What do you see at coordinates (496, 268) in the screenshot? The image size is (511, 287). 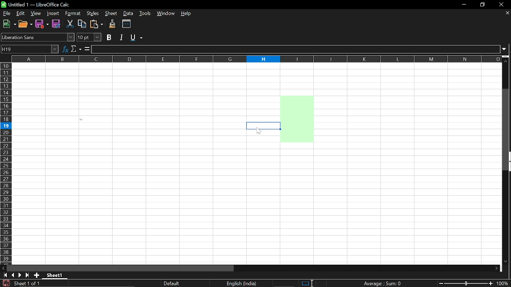 I see `Move down` at bounding box center [496, 268].